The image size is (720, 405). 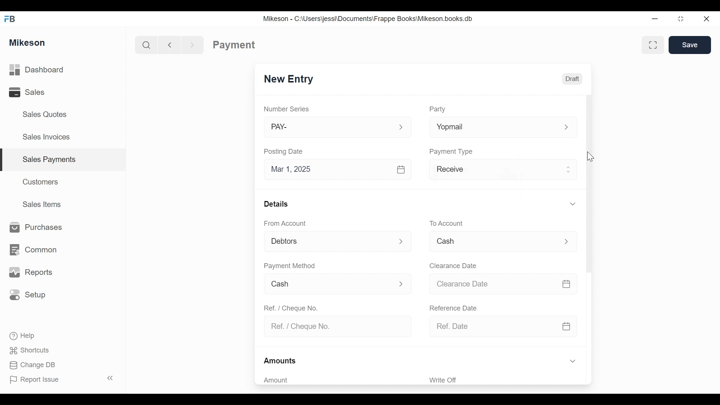 I want to click on Mikeson, so click(x=28, y=42).